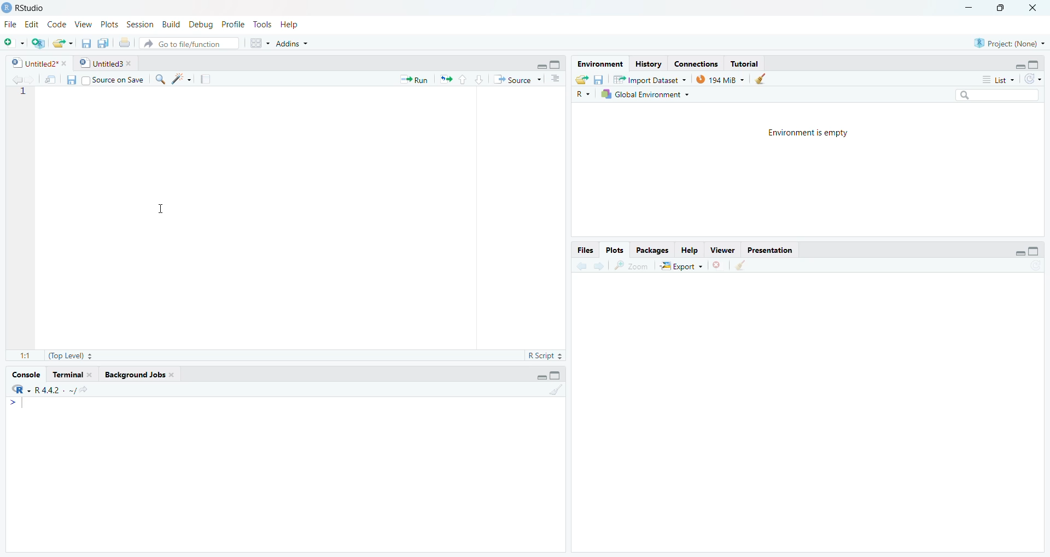 The image size is (1050, 557). I want to click on workspace panes, so click(261, 43).